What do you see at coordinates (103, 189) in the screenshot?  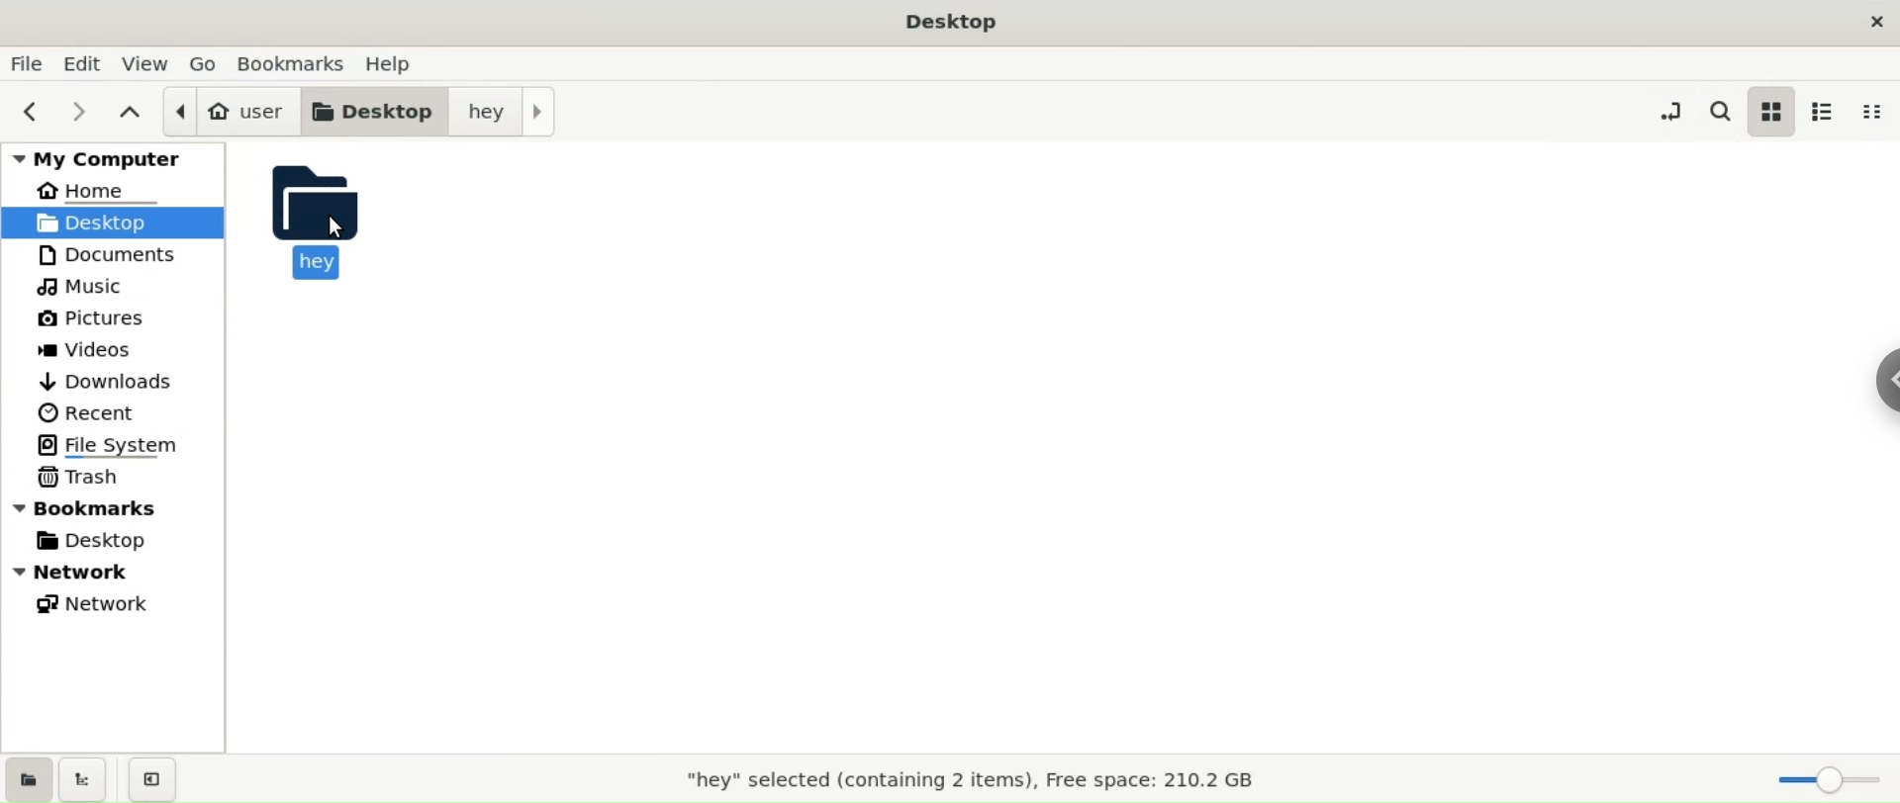 I see `home` at bounding box center [103, 189].